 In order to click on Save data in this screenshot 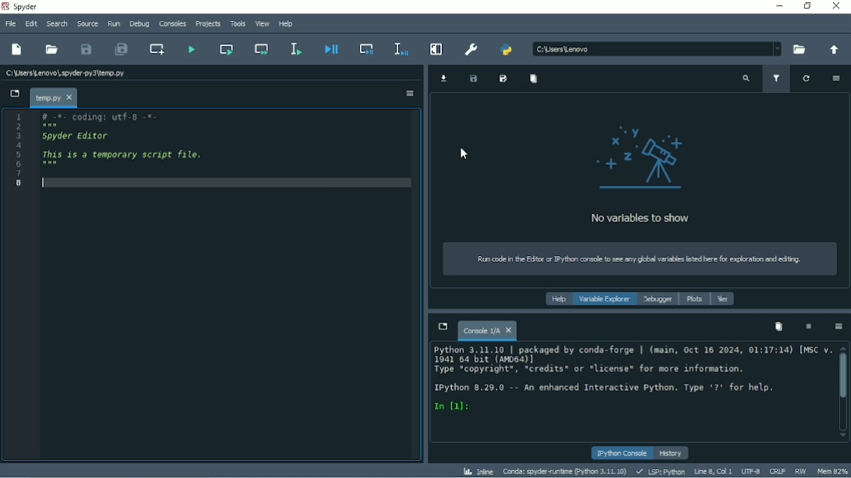, I will do `click(473, 79)`.